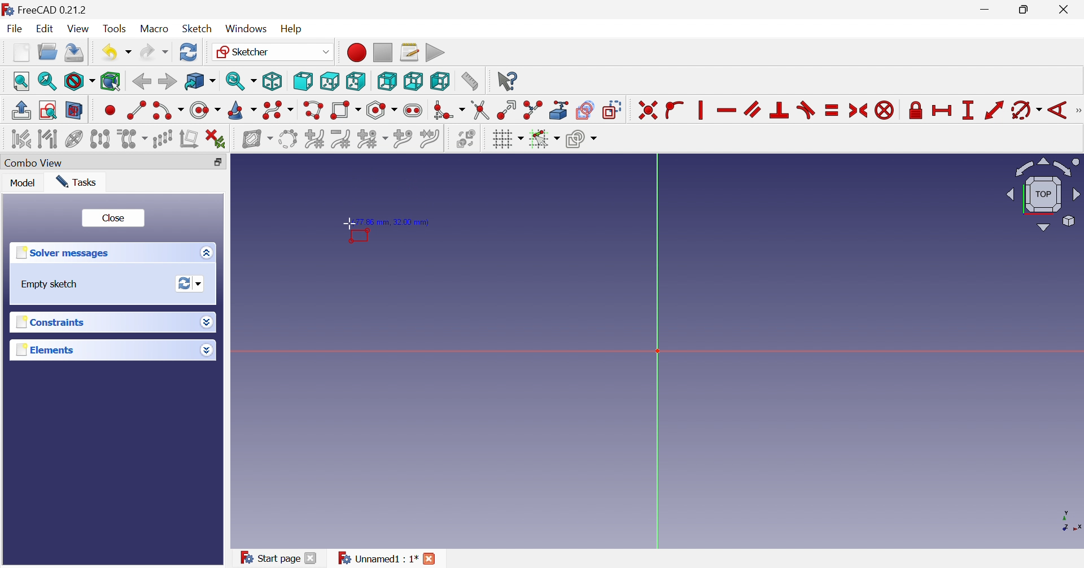 The width and height of the screenshot is (1084, 568). What do you see at coordinates (1044, 195) in the screenshot?
I see `Viewing angle` at bounding box center [1044, 195].